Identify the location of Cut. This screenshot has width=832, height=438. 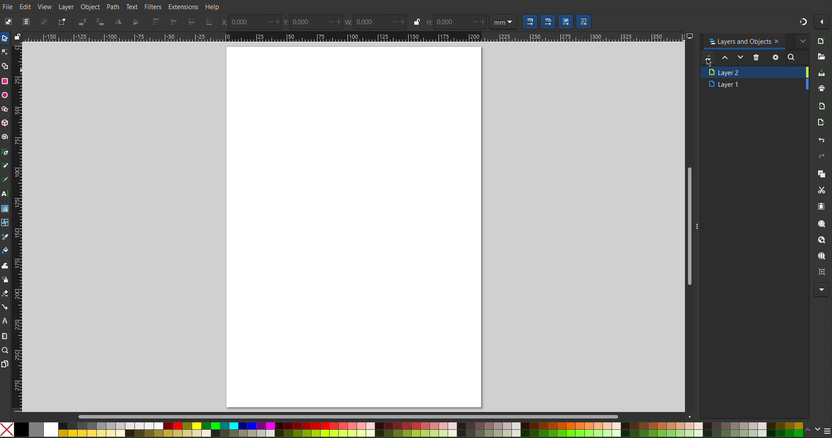
(819, 190).